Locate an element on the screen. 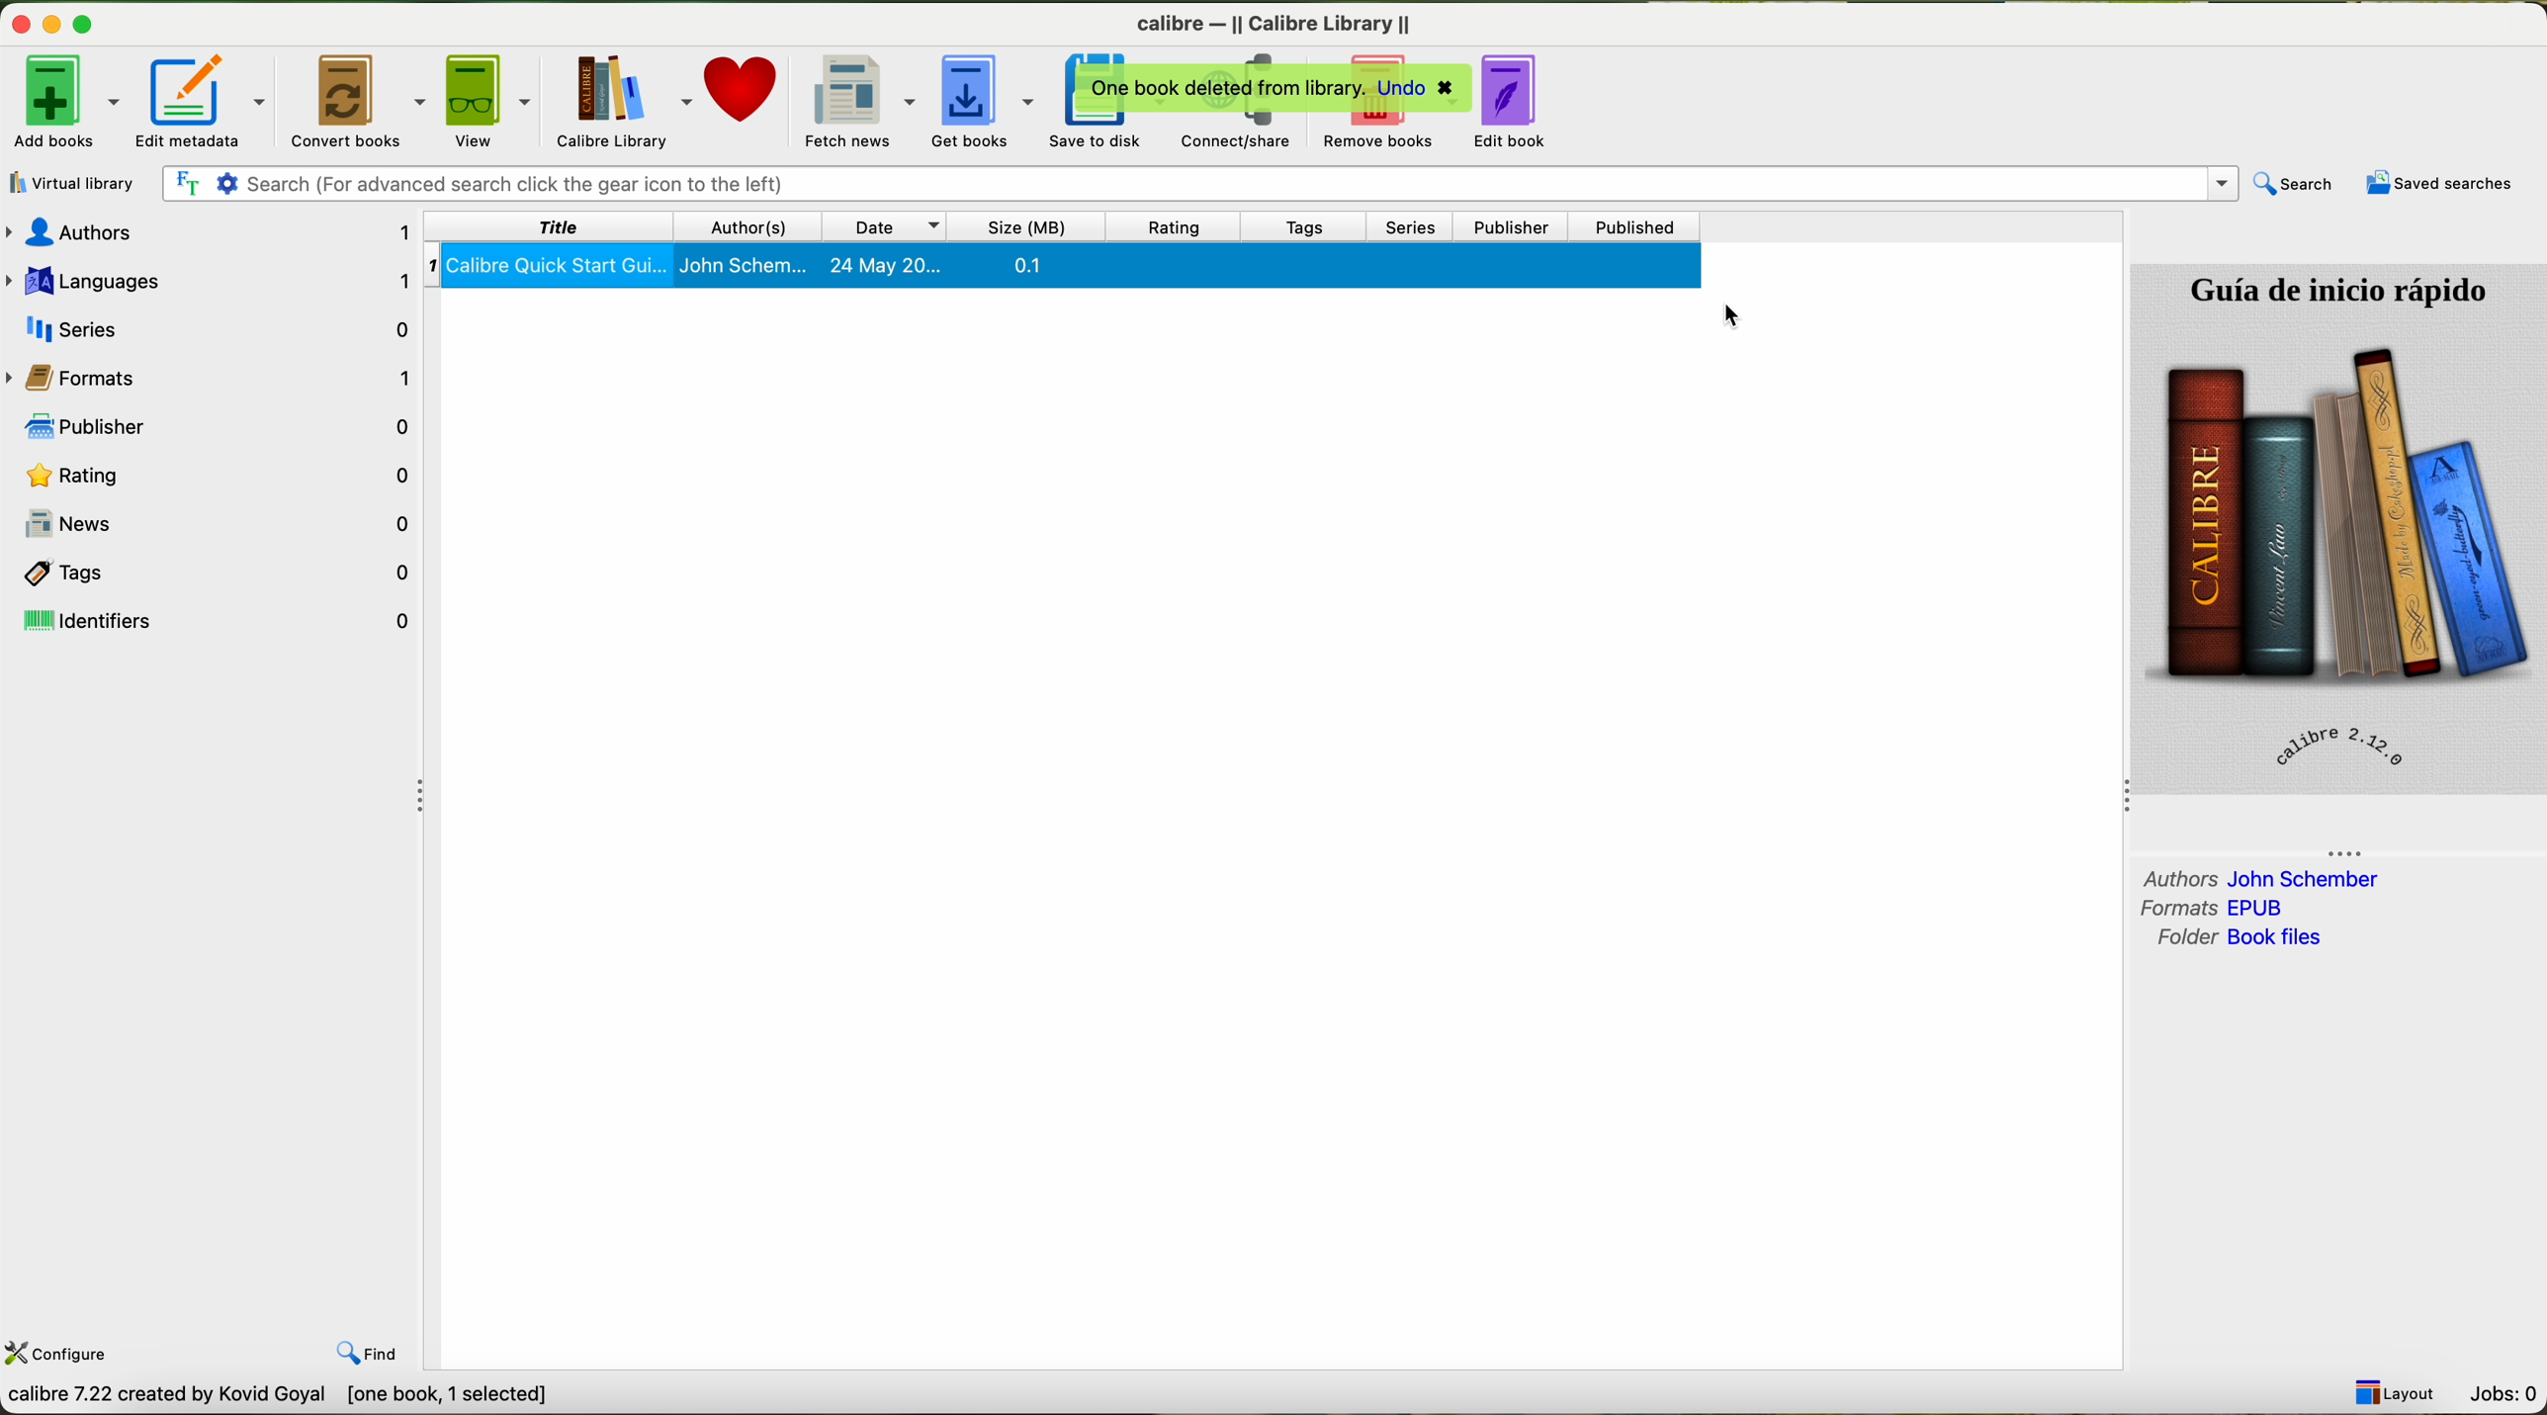 Image resolution: width=2547 pixels, height=1415 pixels. calibre by David Goyal is located at coordinates (269, 1397).